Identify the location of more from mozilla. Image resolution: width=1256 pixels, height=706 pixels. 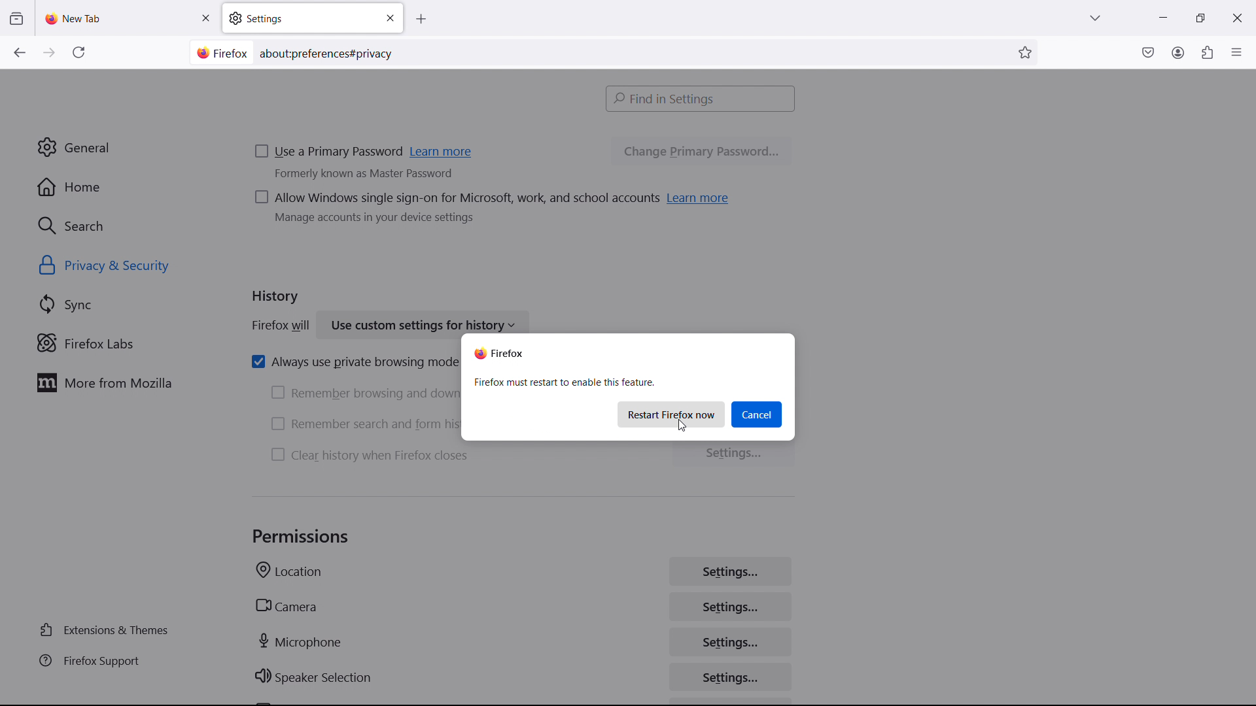
(125, 382).